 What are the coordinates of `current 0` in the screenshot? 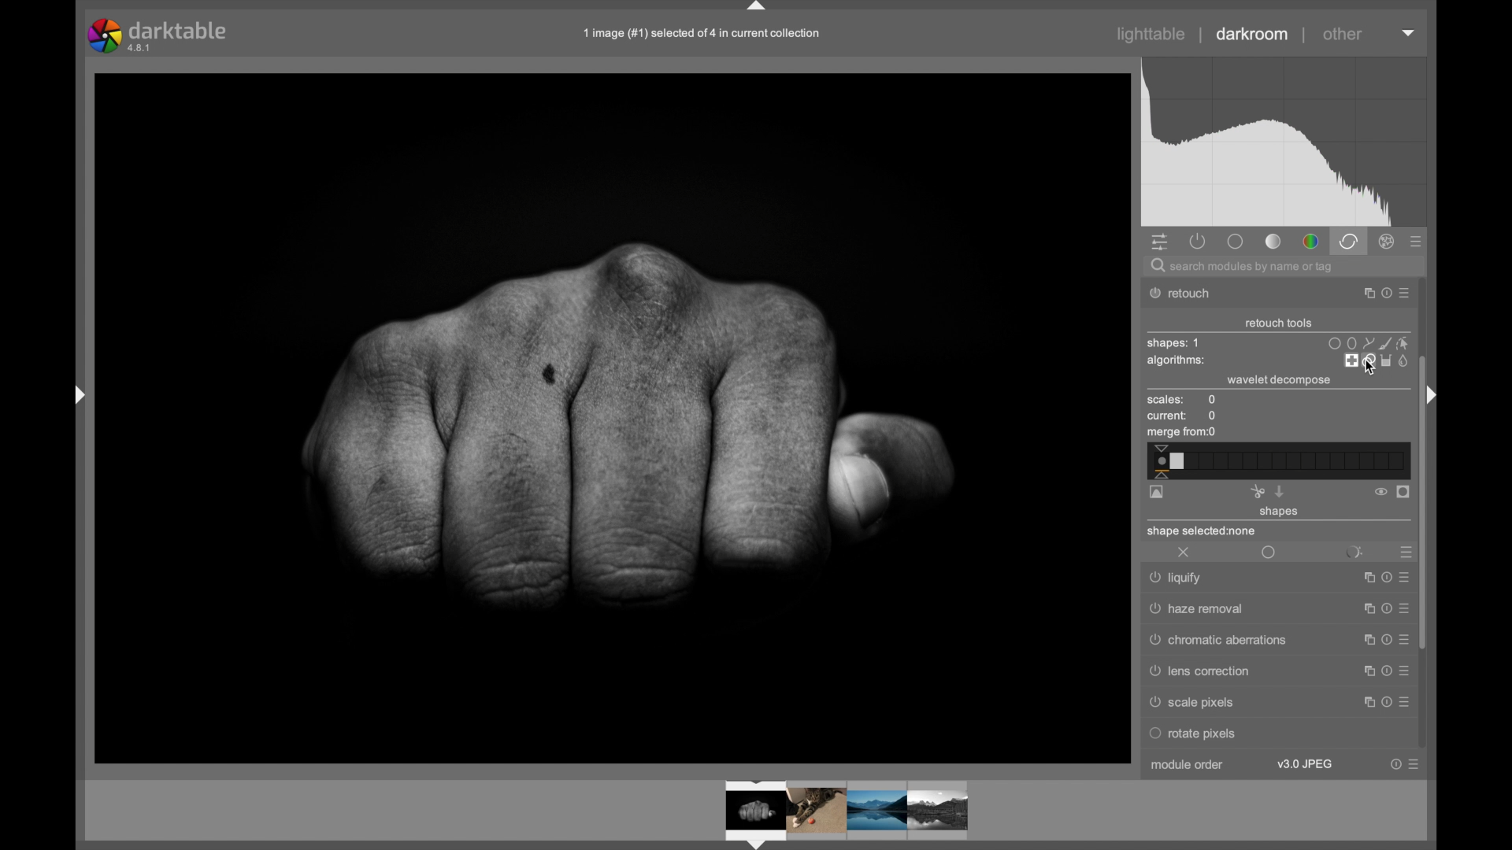 It's located at (1183, 416).